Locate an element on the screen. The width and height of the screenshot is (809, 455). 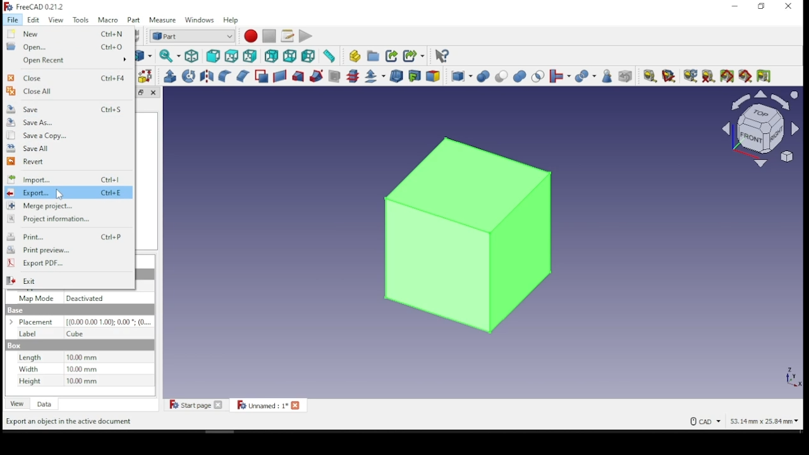
section is located at coordinates (335, 76).